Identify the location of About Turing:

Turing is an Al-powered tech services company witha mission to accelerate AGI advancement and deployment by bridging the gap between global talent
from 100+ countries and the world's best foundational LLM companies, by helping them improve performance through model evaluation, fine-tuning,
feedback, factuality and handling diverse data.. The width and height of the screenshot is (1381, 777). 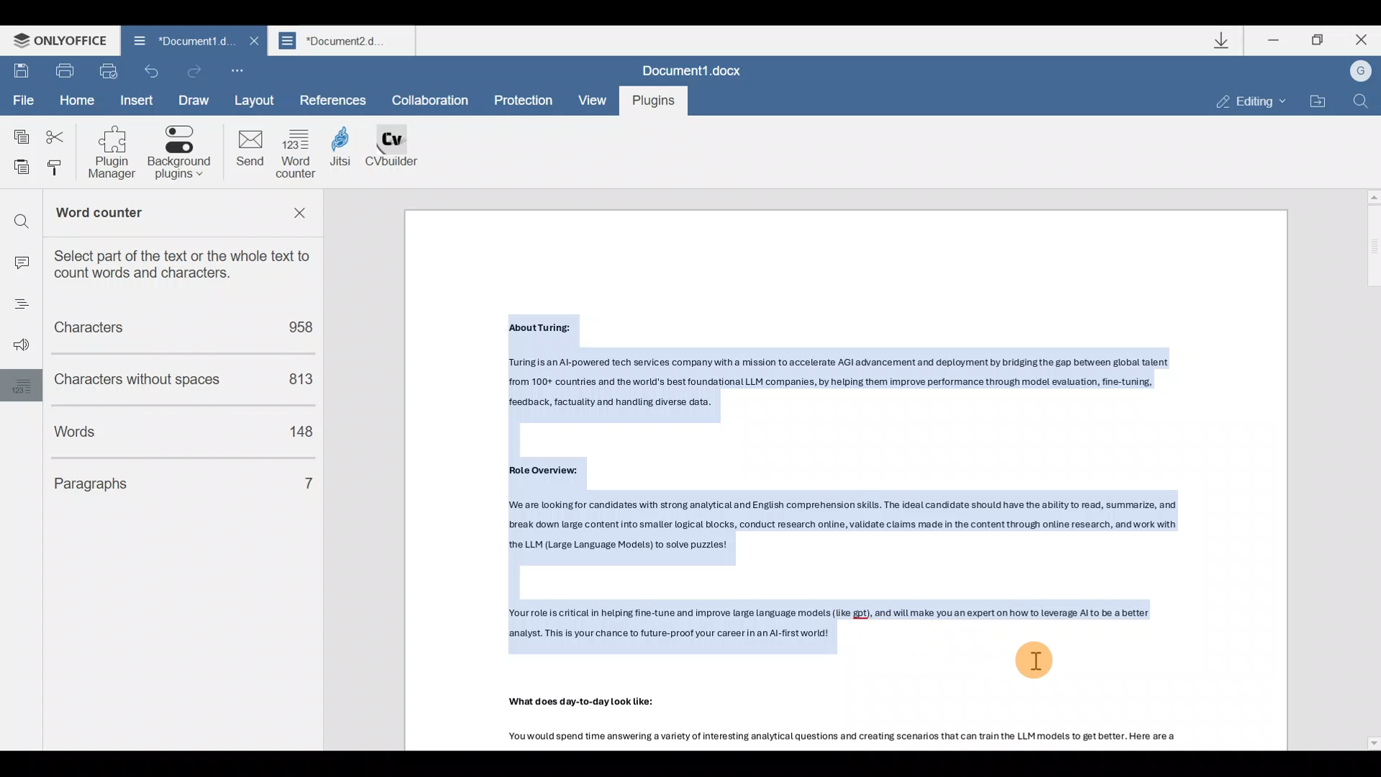
(853, 365).